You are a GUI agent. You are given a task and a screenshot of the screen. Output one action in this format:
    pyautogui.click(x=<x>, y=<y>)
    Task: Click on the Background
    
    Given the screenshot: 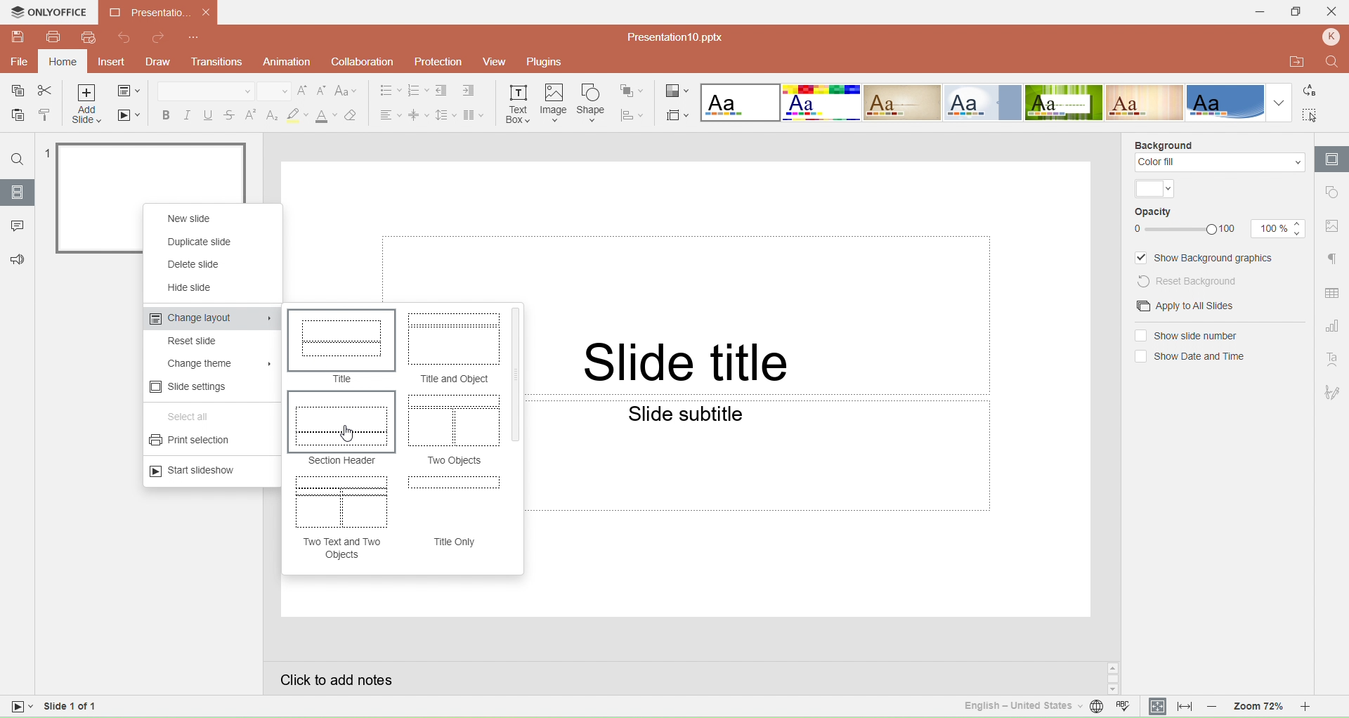 What is the action you would take?
    pyautogui.click(x=1164, y=143)
    